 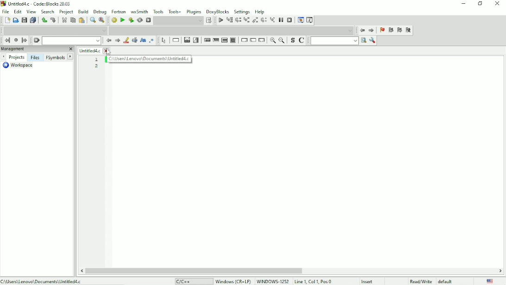 I want to click on Paste, so click(x=82, y=20).